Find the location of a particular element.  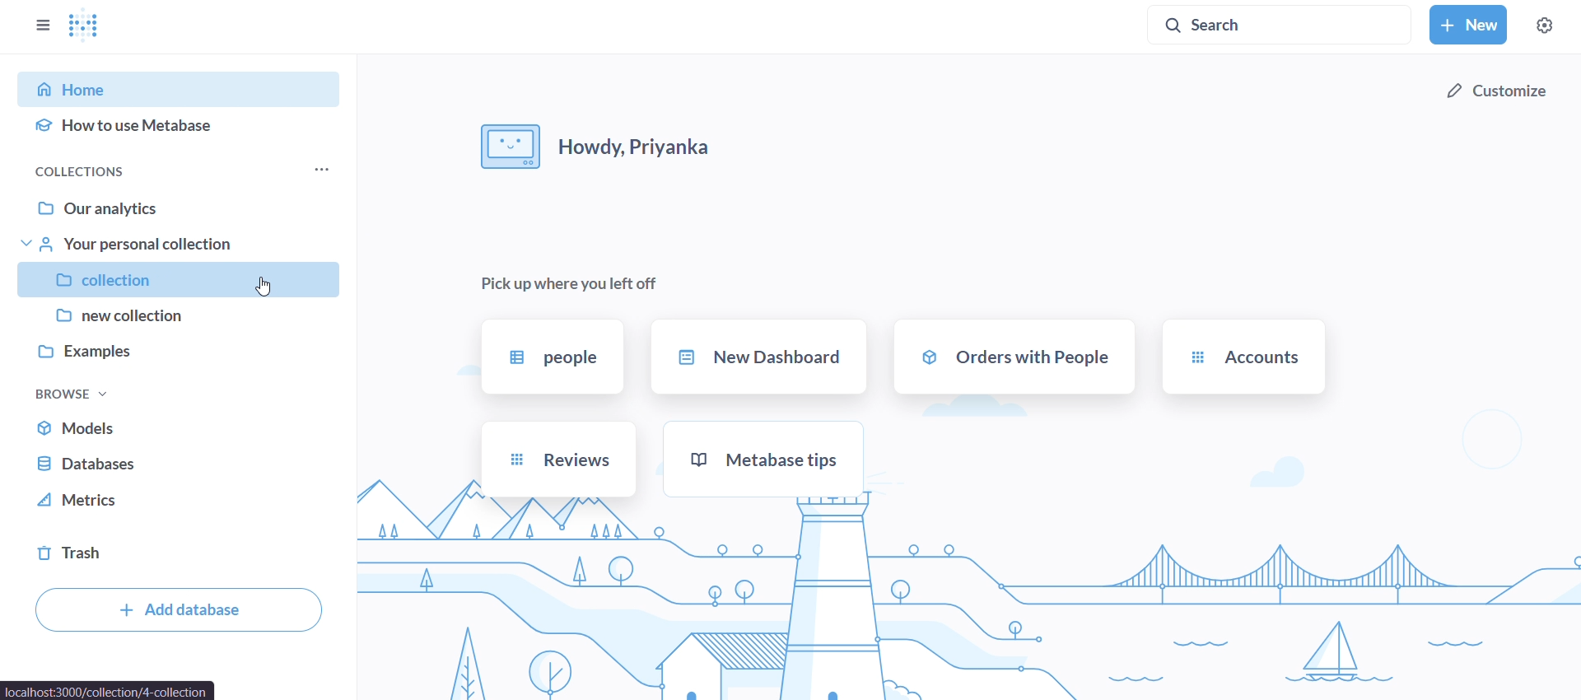

logo is located at coordinates (92, 26).